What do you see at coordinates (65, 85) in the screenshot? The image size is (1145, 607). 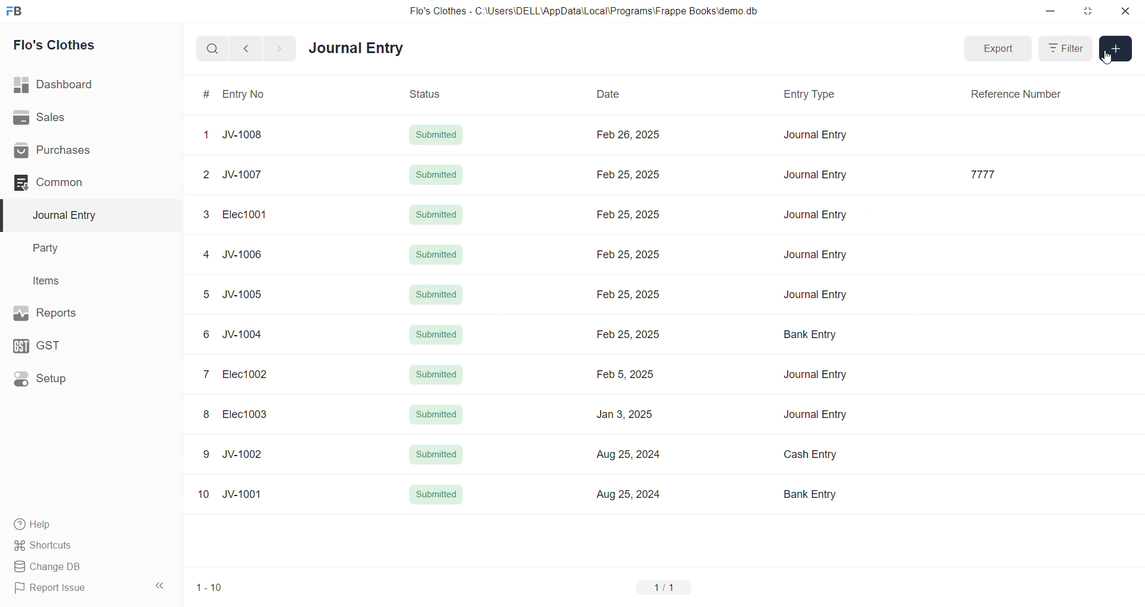 I see `| Dashboard` at bounding box center [65, 85].